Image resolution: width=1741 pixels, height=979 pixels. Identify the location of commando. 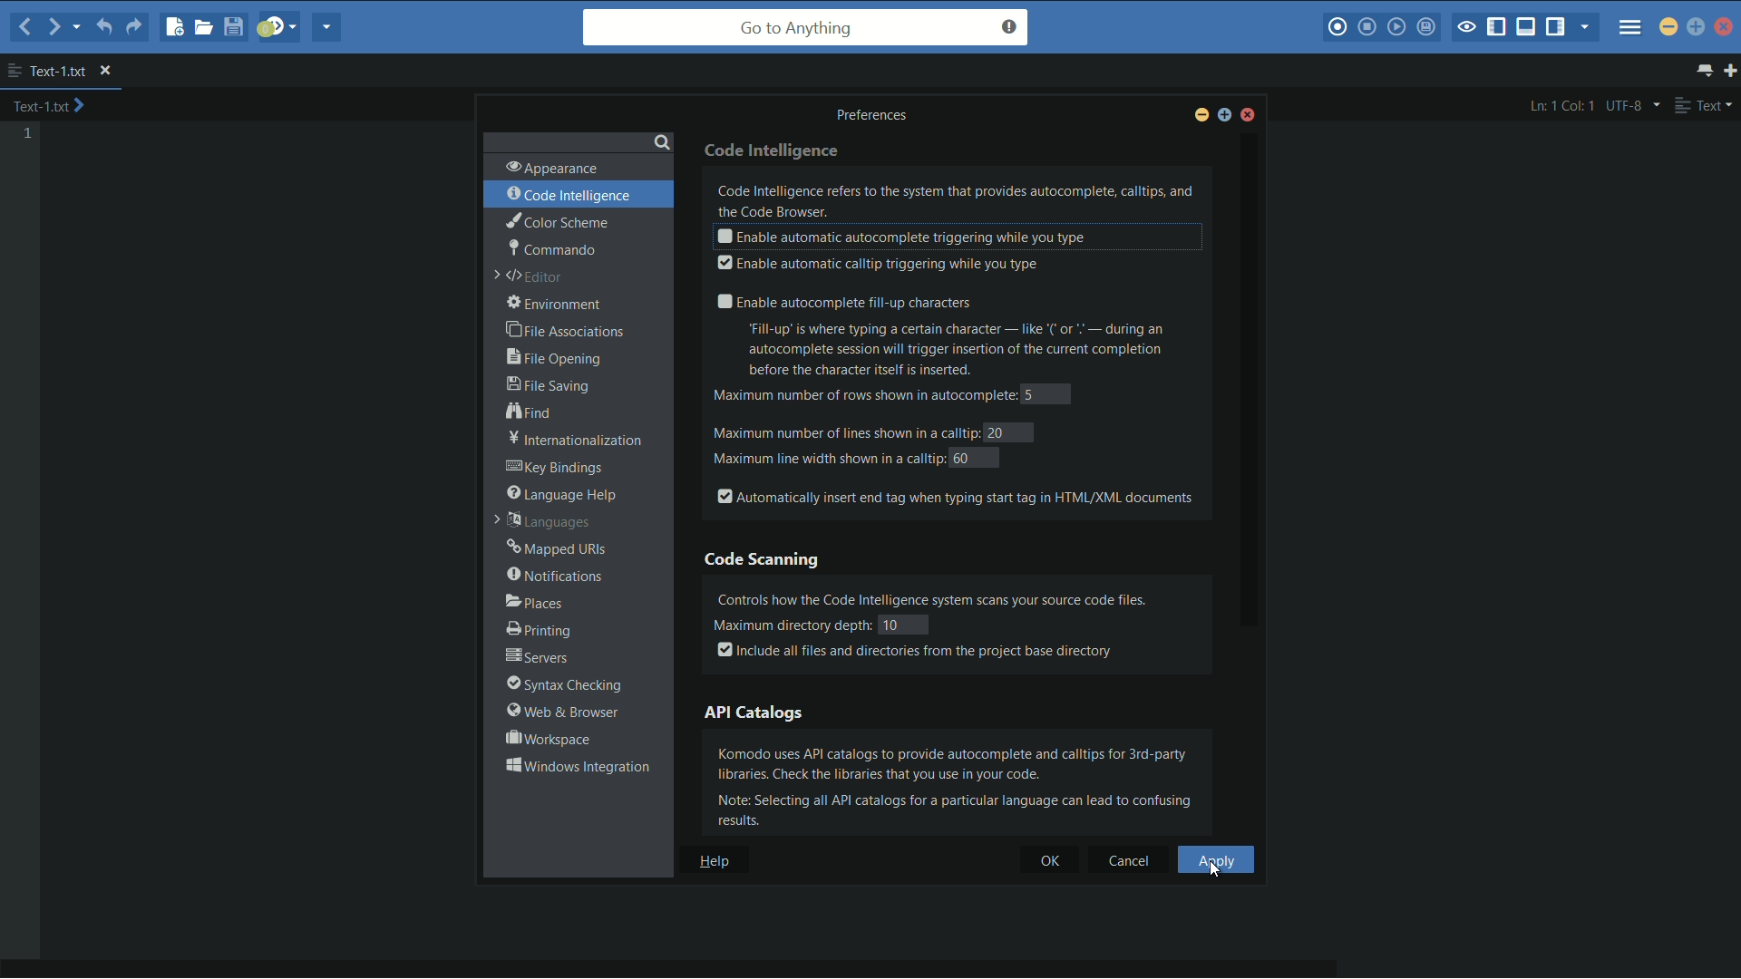
(551, 247).